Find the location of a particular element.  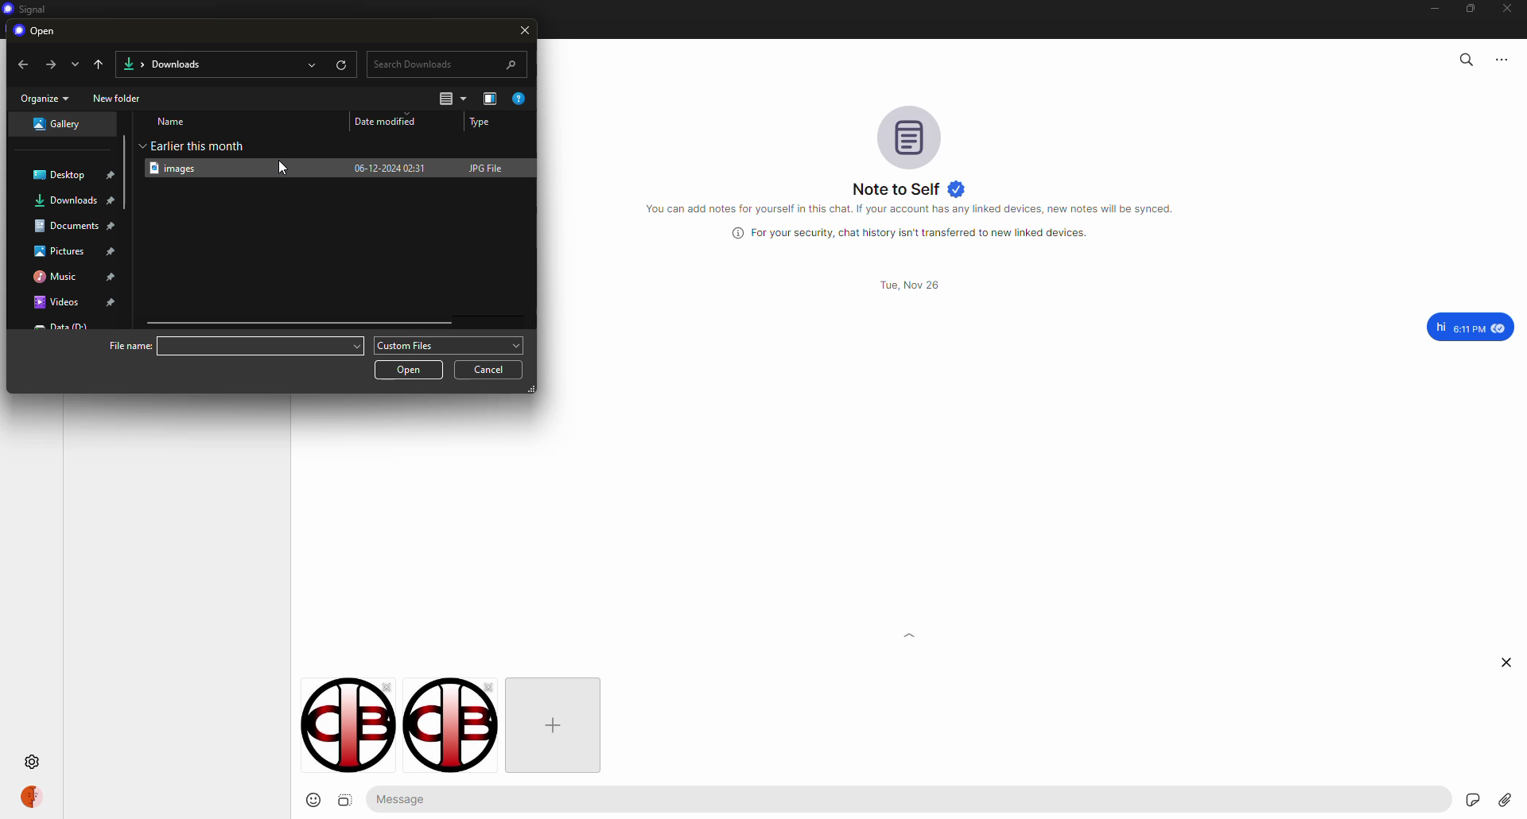

cancel is located at coordinates (493, 369).